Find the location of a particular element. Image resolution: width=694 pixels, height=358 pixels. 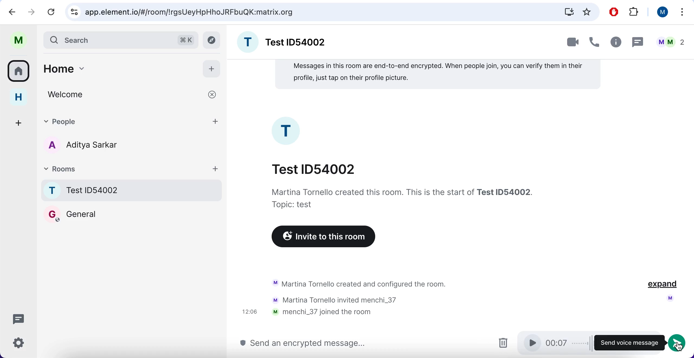

activity chat is located at coordinates (352, 299).